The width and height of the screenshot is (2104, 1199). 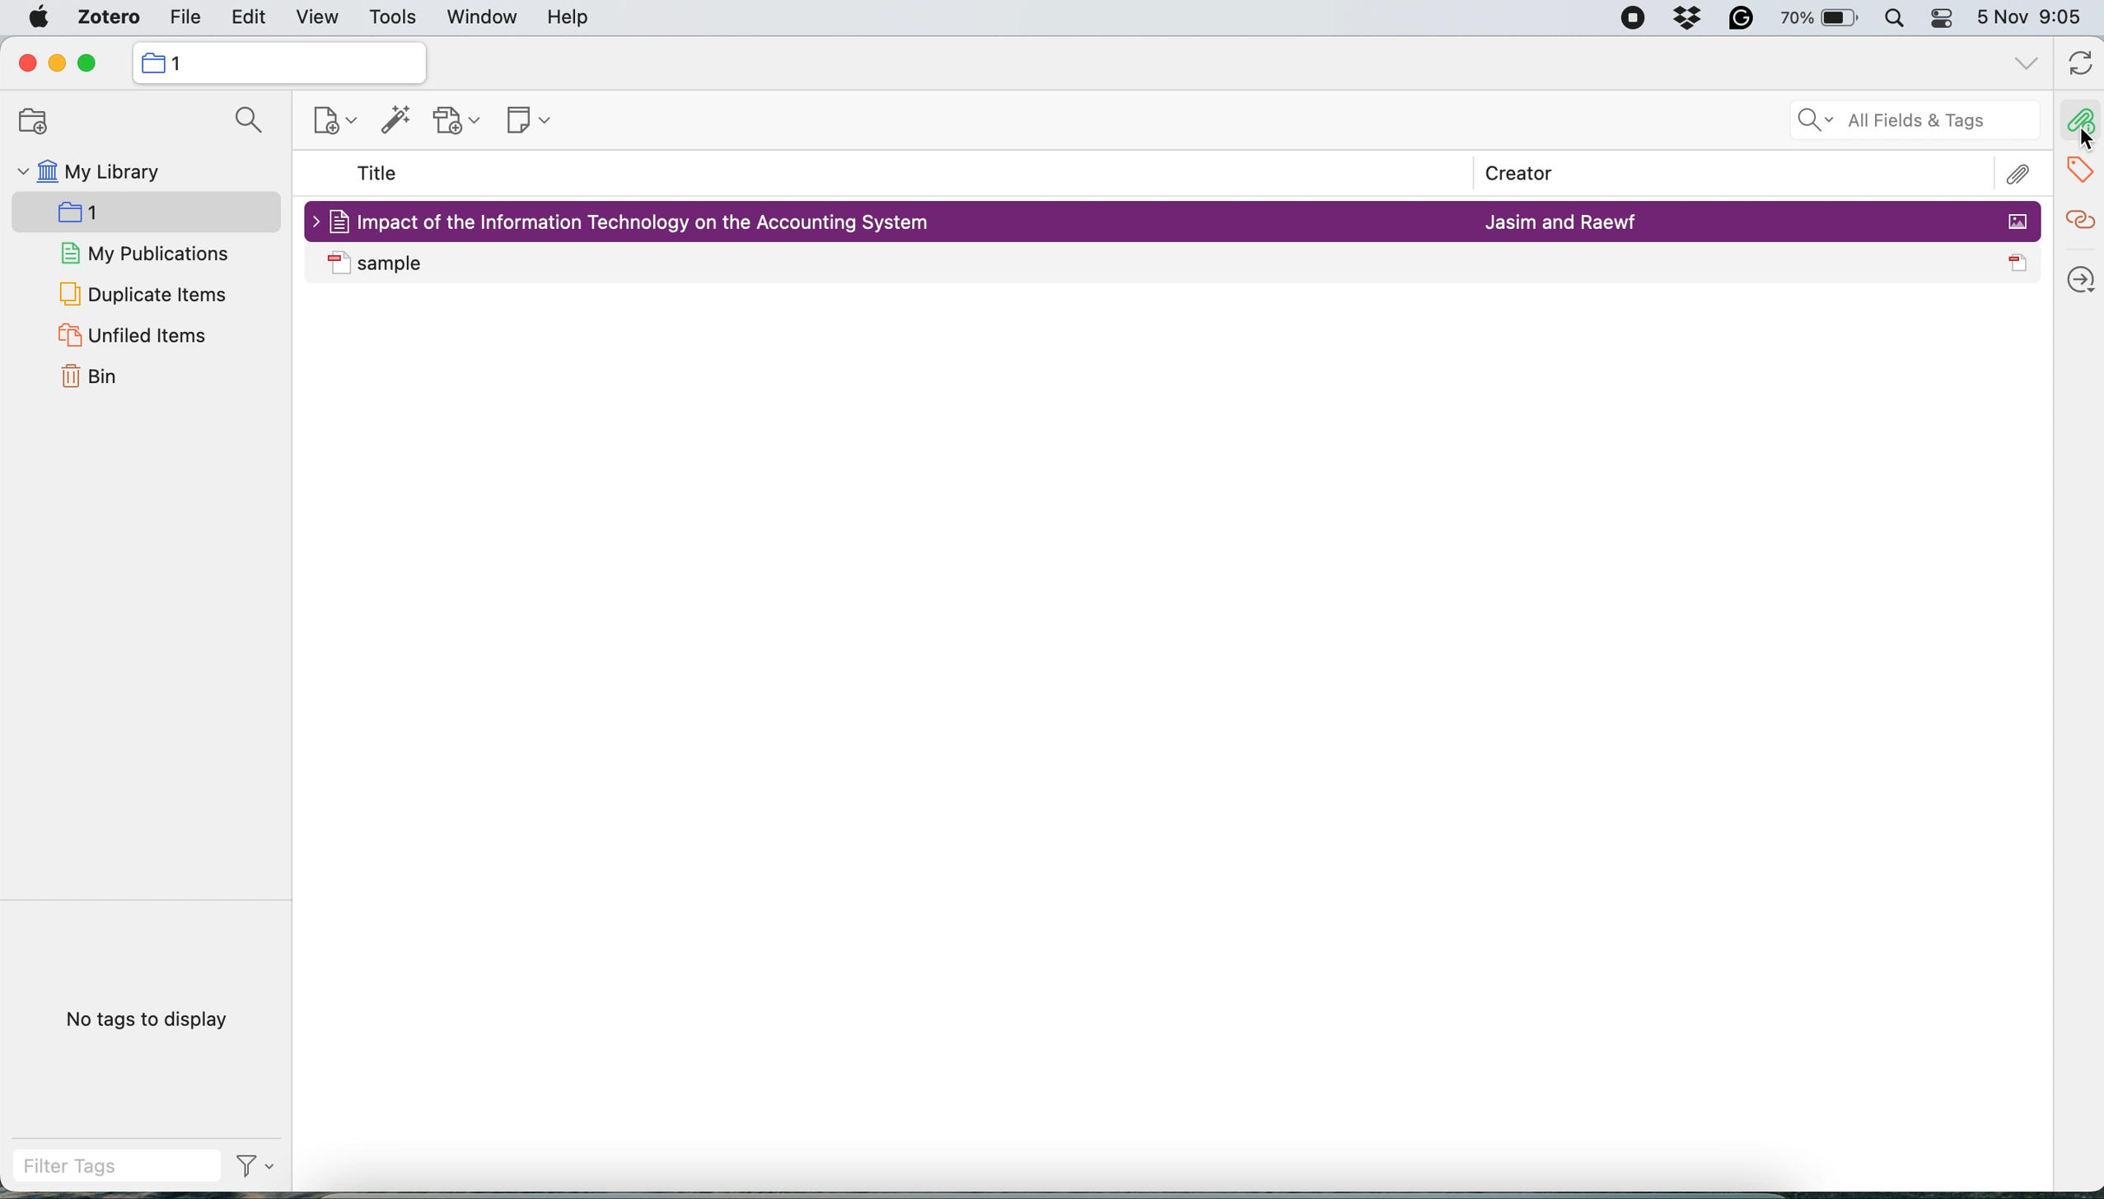 I want to click on cursor, so click(x=2075, y=142).